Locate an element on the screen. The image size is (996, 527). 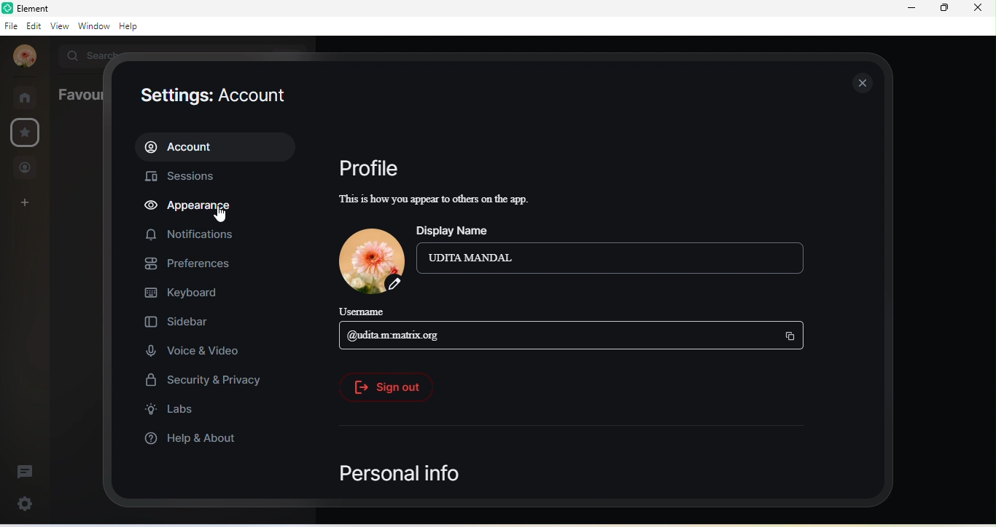
notifications is located at coordinates (190, 237).